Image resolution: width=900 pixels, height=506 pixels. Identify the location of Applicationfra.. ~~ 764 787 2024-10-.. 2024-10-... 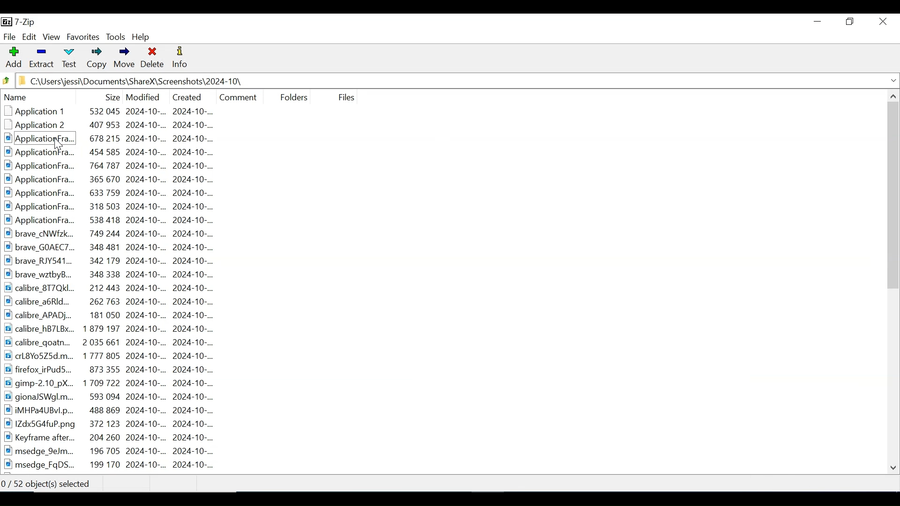
(113, 166).